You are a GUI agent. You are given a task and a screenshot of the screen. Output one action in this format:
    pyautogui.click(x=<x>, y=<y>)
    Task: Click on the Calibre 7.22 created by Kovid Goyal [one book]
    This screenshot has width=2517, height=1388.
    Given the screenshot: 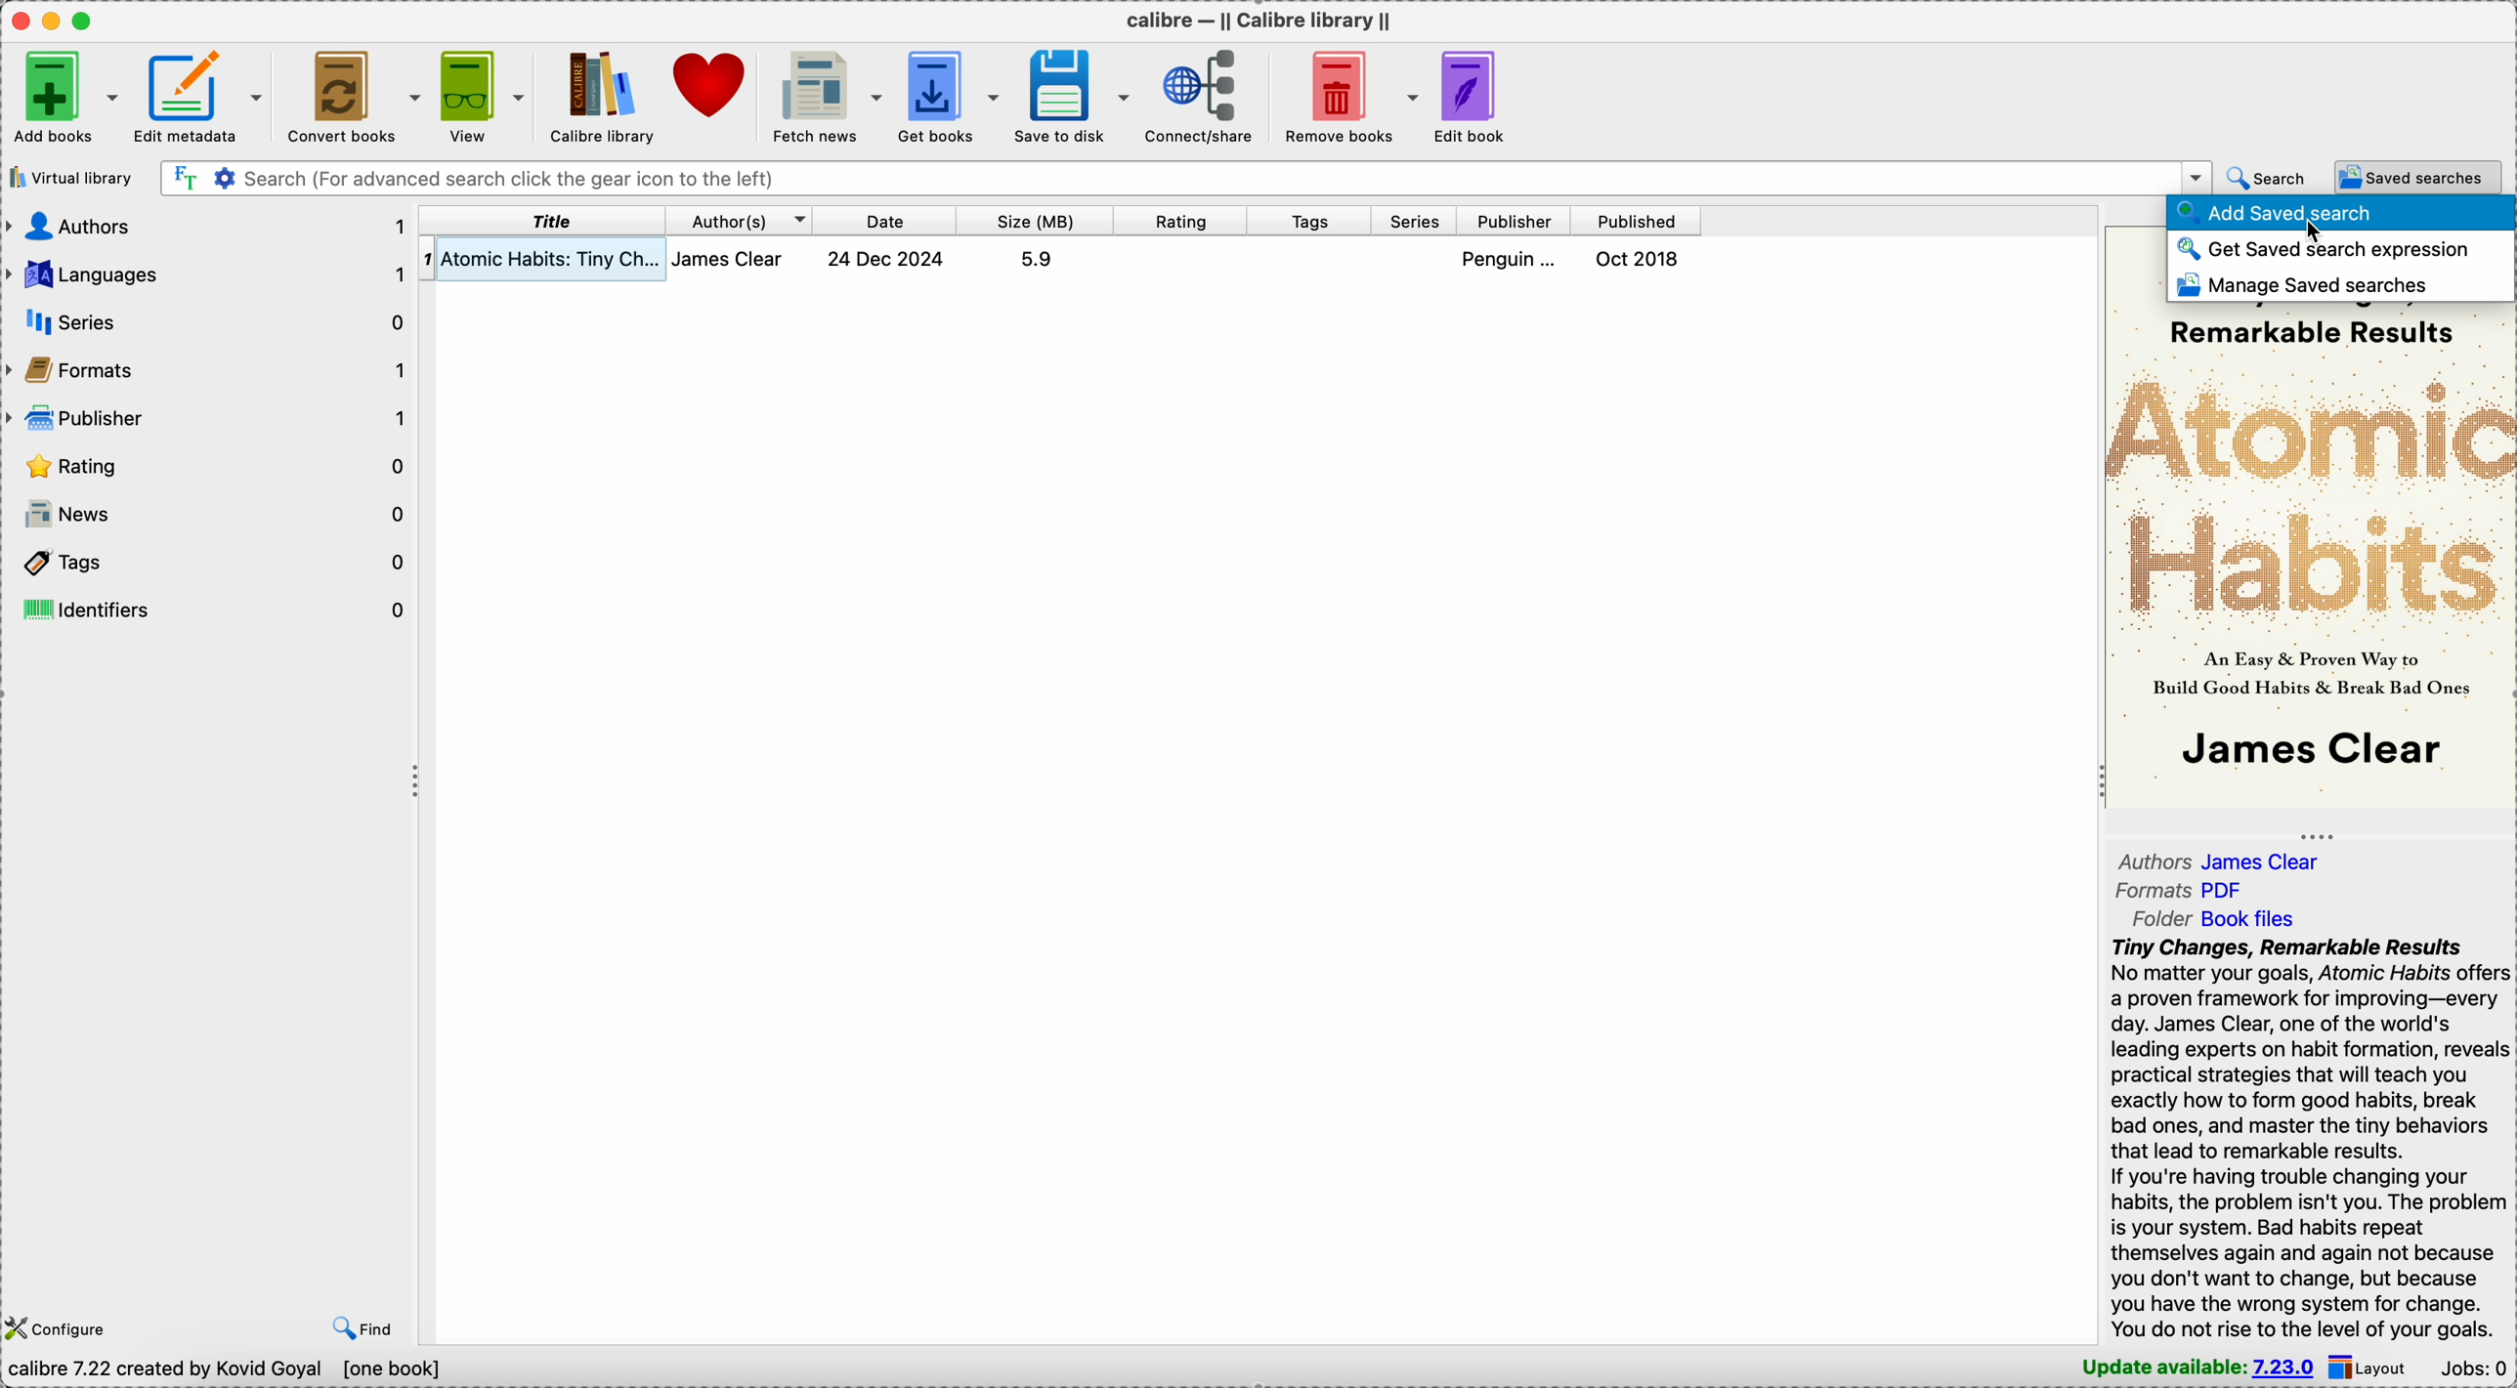 What is the action you would take?
    pyautogui.click(x=236, y=1369)
    